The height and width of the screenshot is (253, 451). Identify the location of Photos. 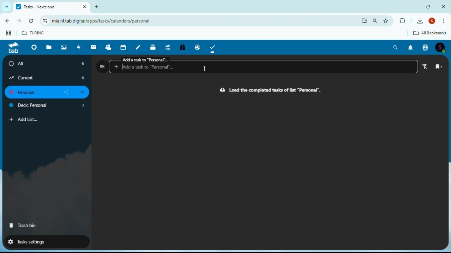
(64, 47).